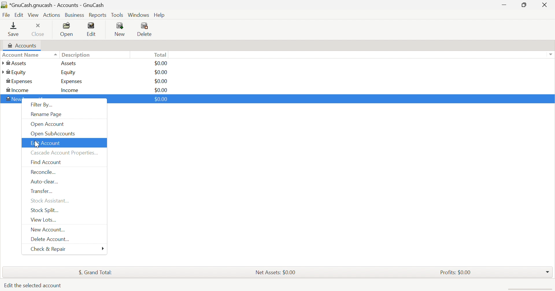  What do you see at coordinates (47, 143) in the screenshot?
I see `Edit Account` at bounding box center [47, 143].